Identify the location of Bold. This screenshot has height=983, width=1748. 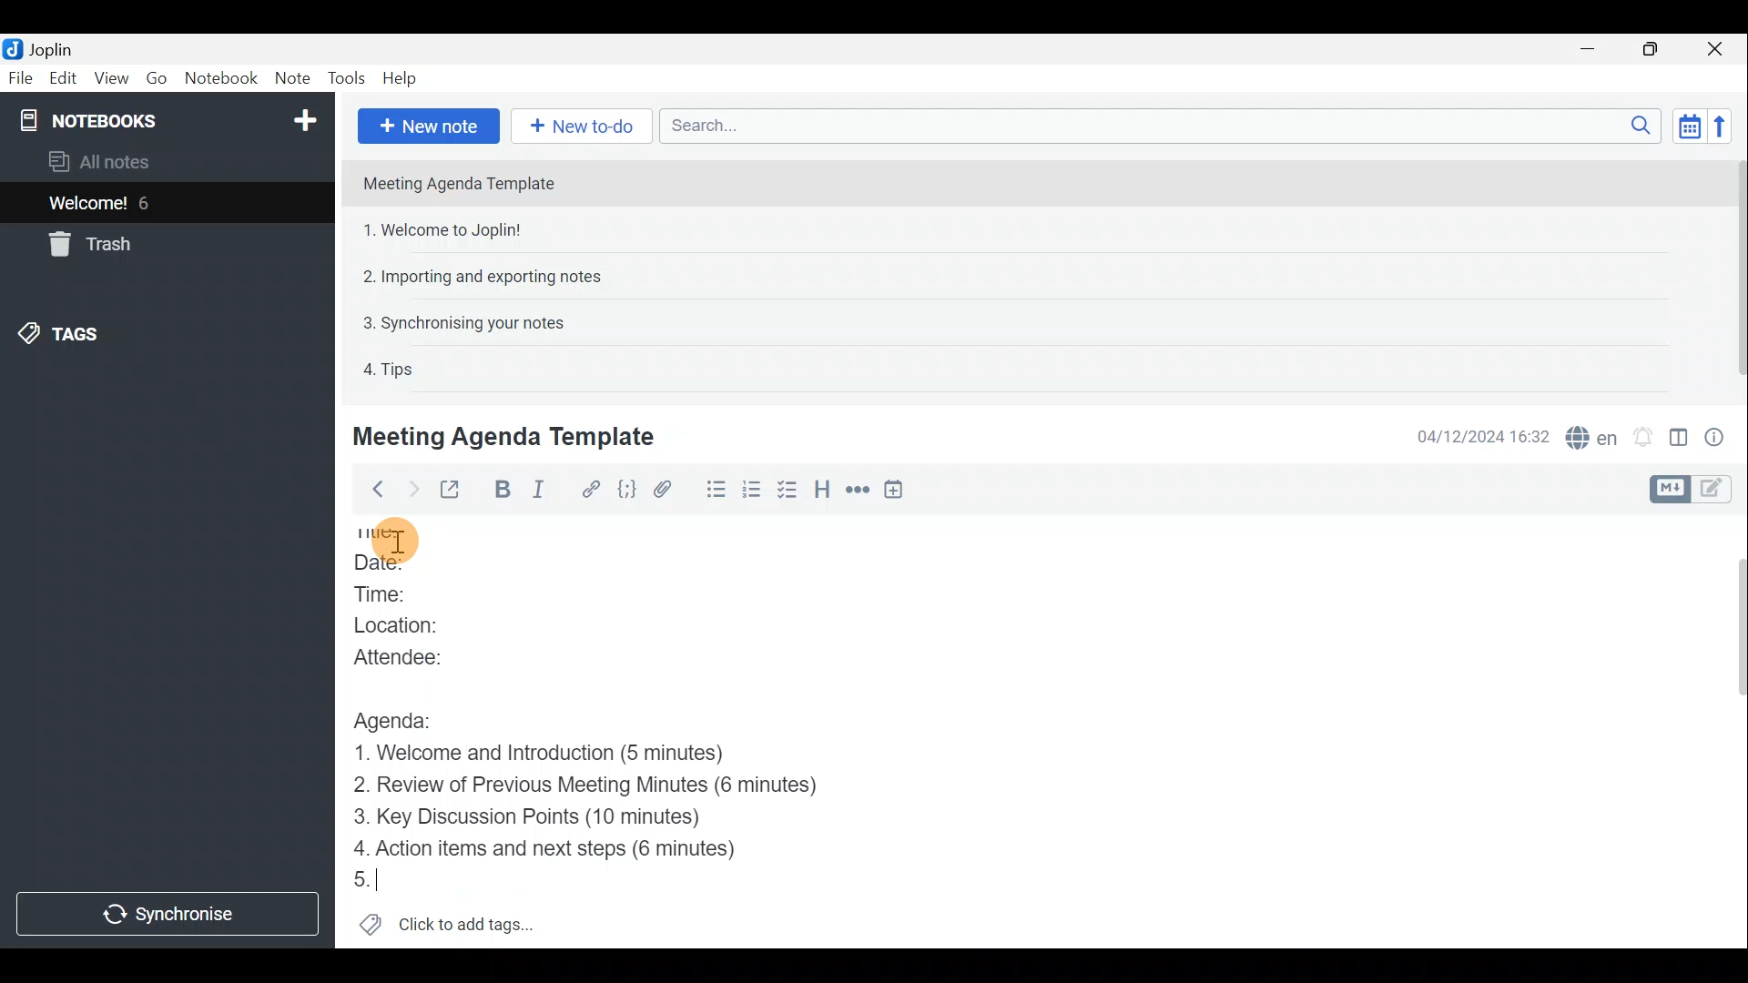
(503, 490).